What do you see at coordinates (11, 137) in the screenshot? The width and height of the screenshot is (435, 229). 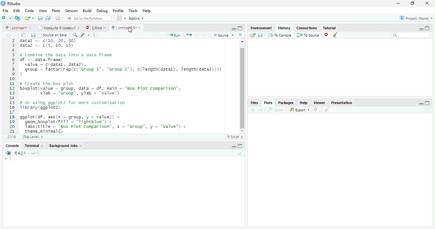 I see `1:1` at bounding box center [11, 137].